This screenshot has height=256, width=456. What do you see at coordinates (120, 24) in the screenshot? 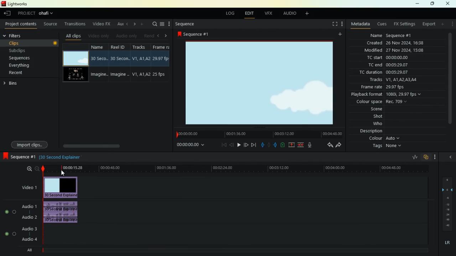
I see `au` at bounding box center [120, 24].